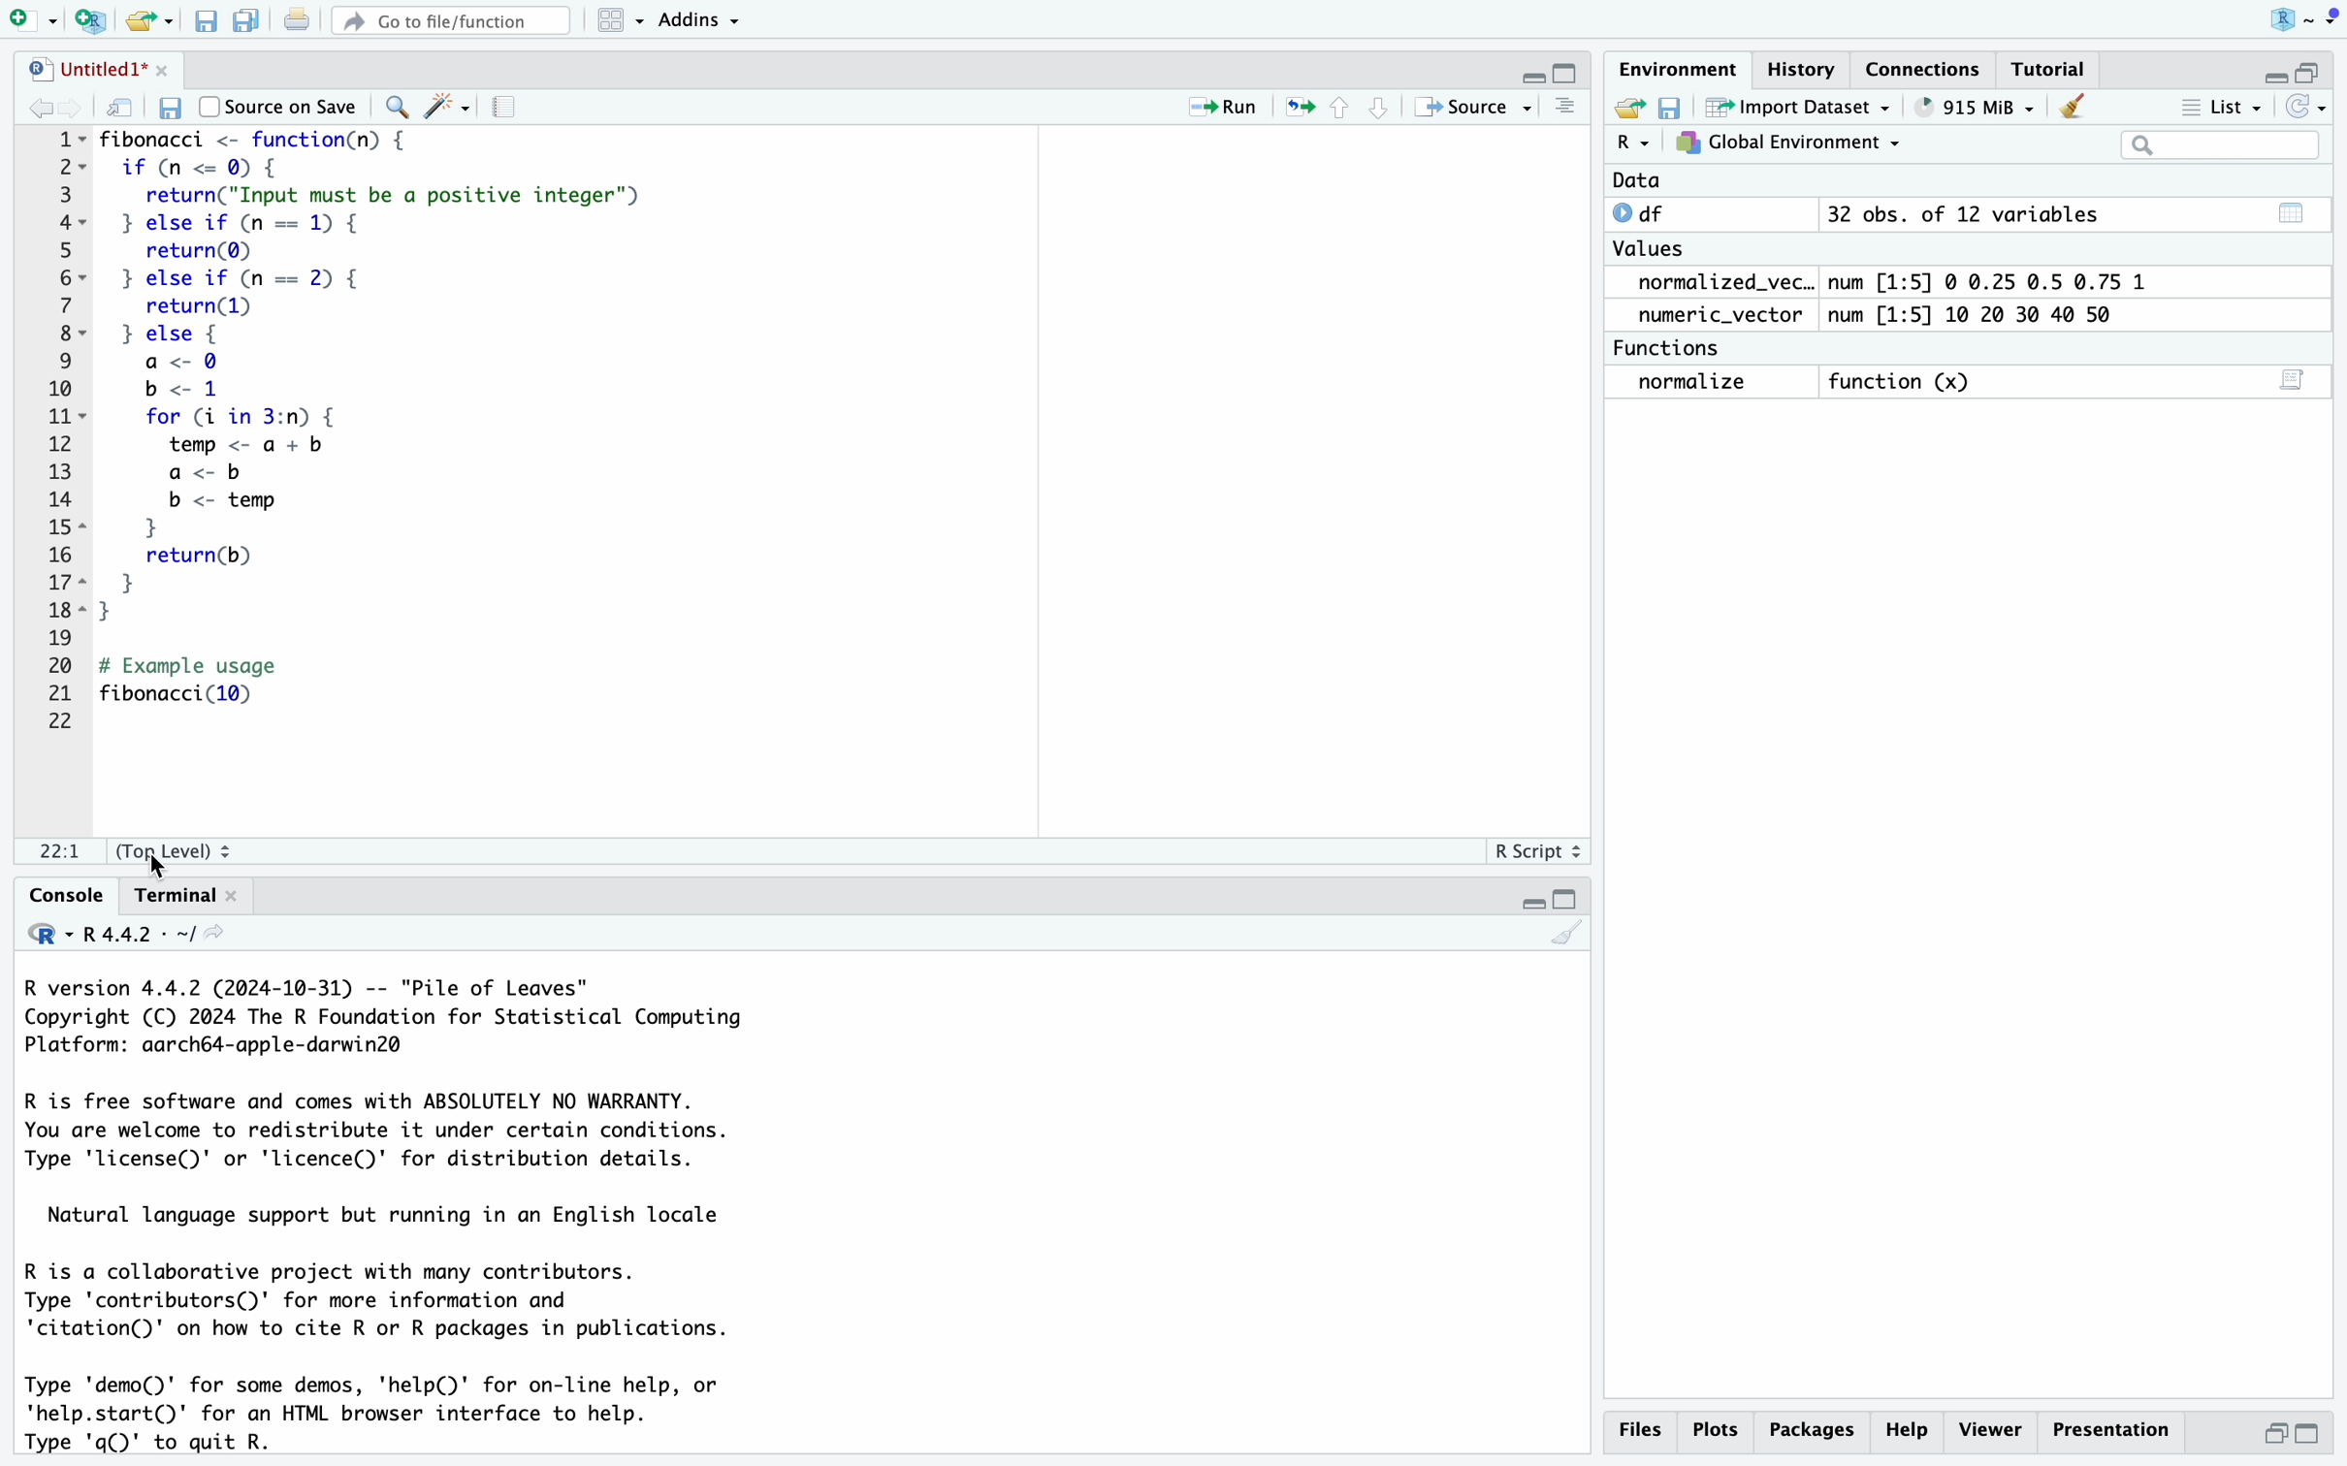  What do you see at coordinates (169, 108) in the screenshot?
I see `save current document` at bounding box center [169, 108].